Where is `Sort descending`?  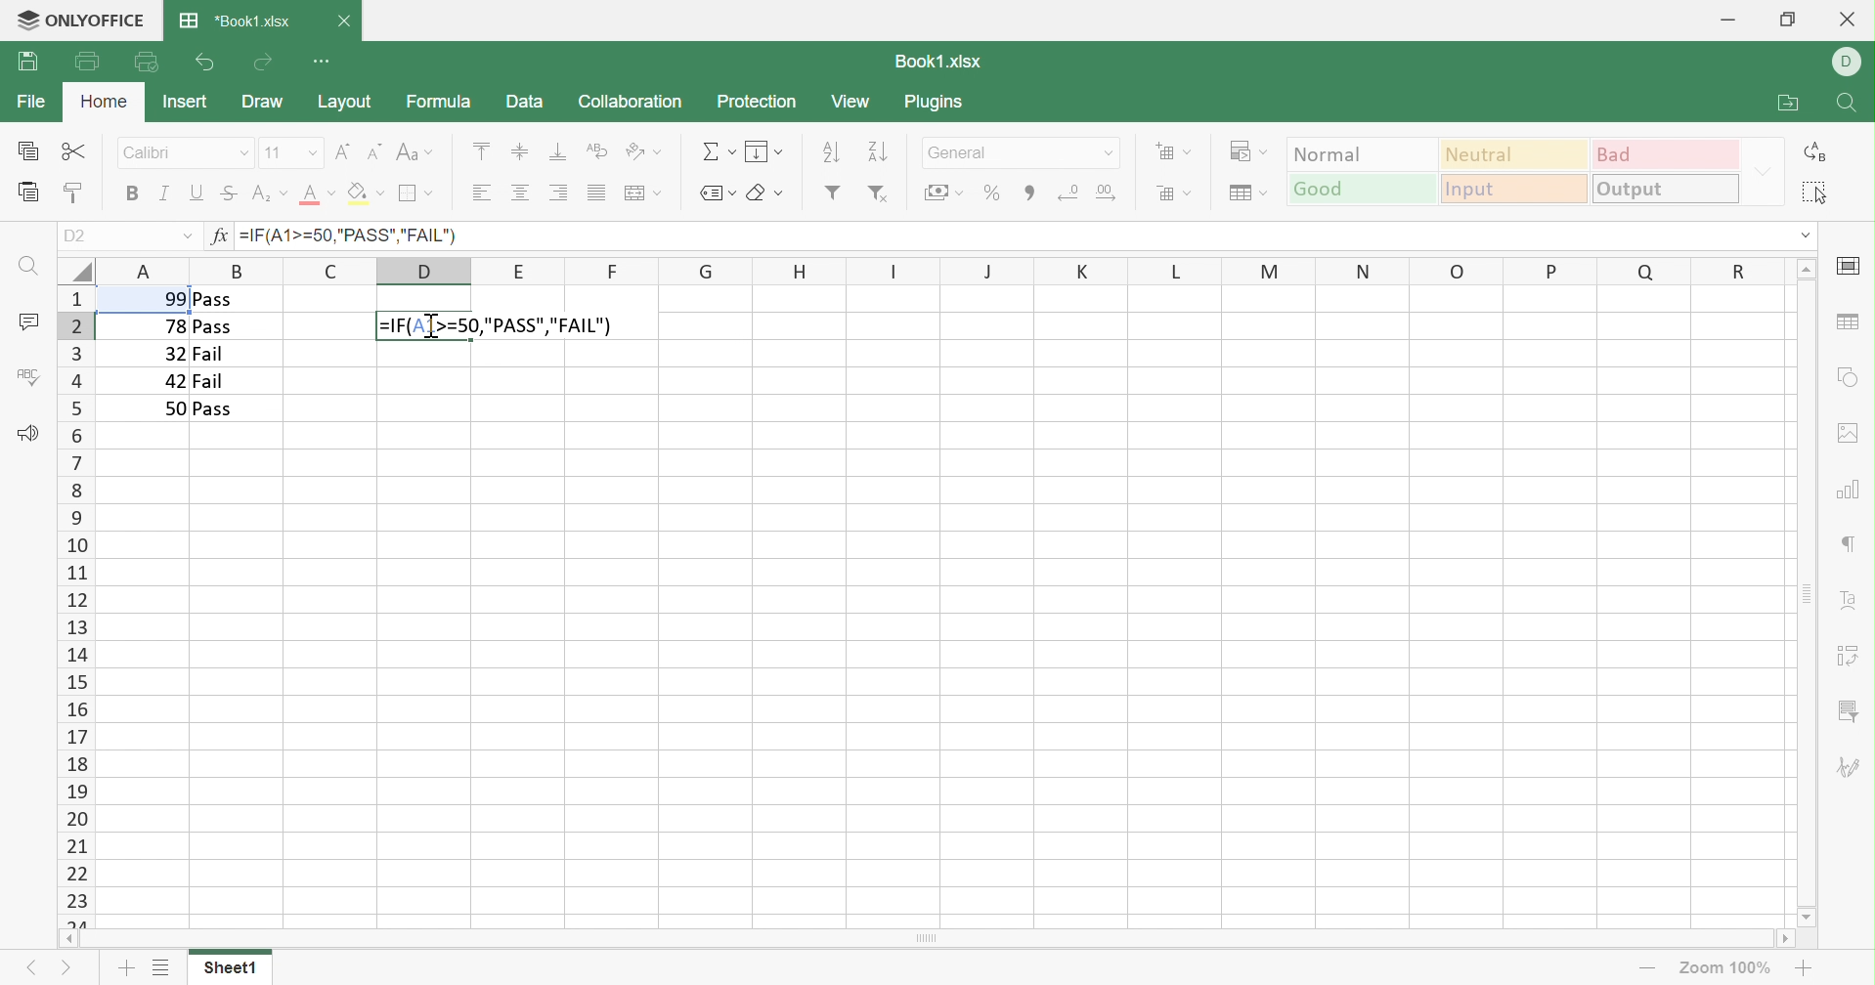 Sort descending is located at coordinates (830, 150).